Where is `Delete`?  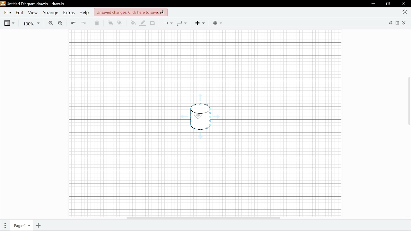
Delete is located at coordinates (97, 23).